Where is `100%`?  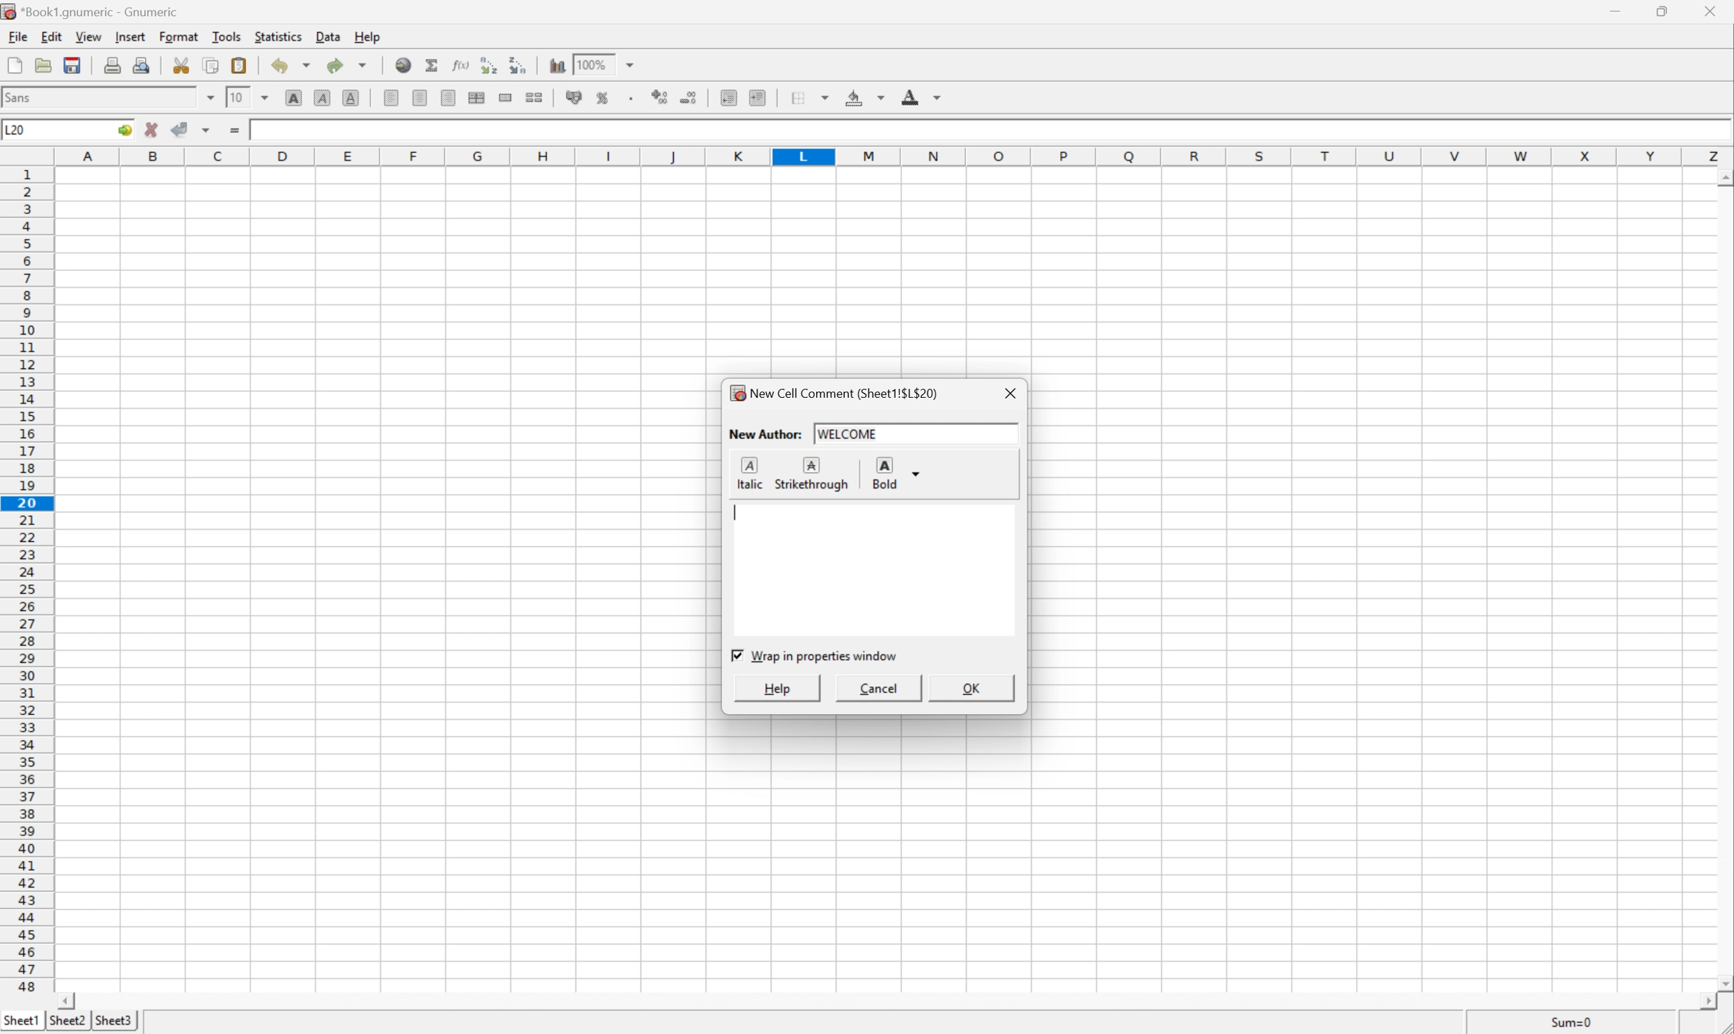
100% is located at coordinates (592, 63).